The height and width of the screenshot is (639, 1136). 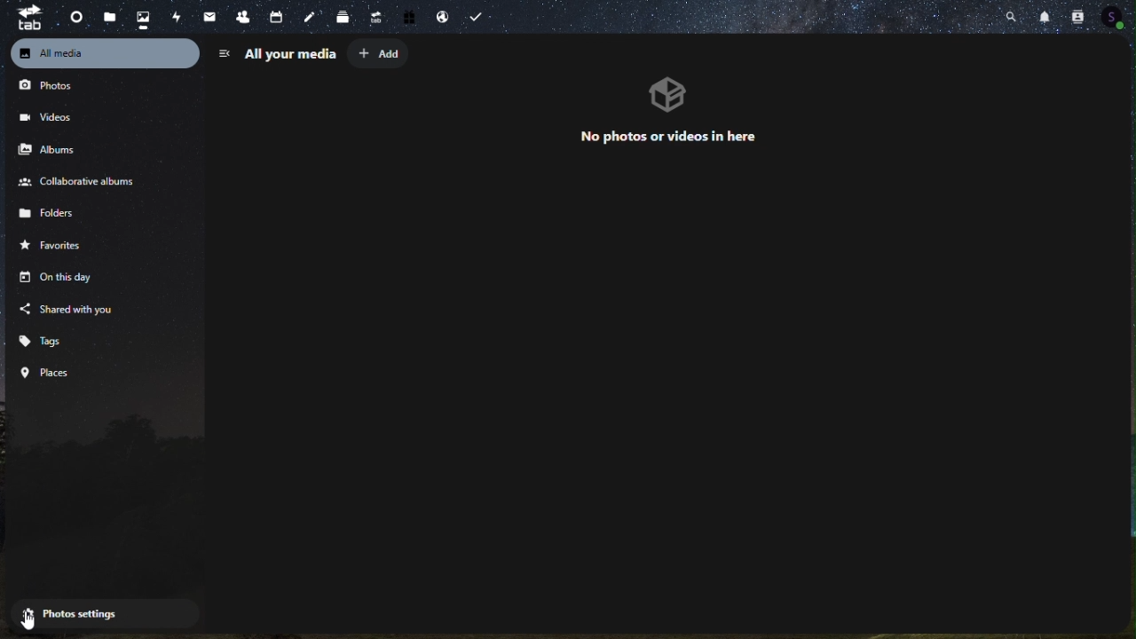 I want to click on Favourite, so click(x=64, y=249).